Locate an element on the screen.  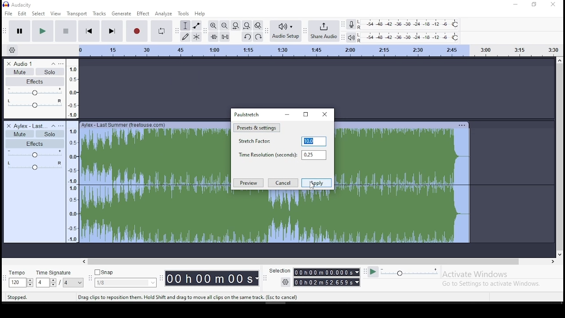
timer is located at coordinates (212, 277).